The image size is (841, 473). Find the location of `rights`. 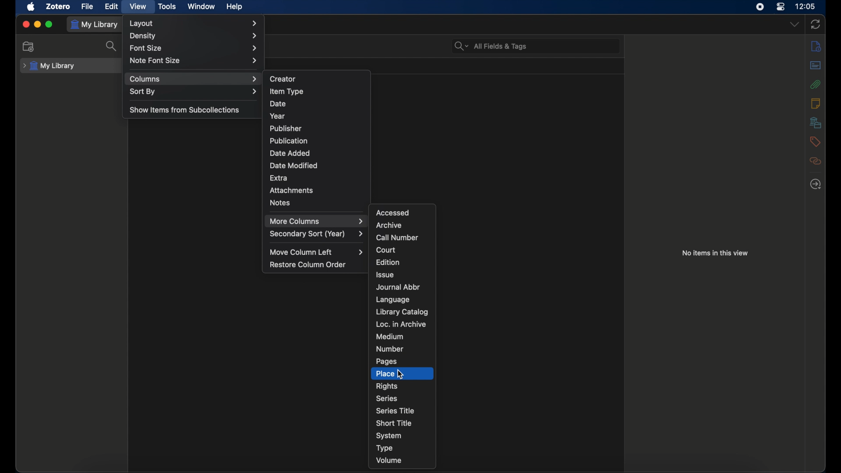

rights is located at coordinates (386, 386).